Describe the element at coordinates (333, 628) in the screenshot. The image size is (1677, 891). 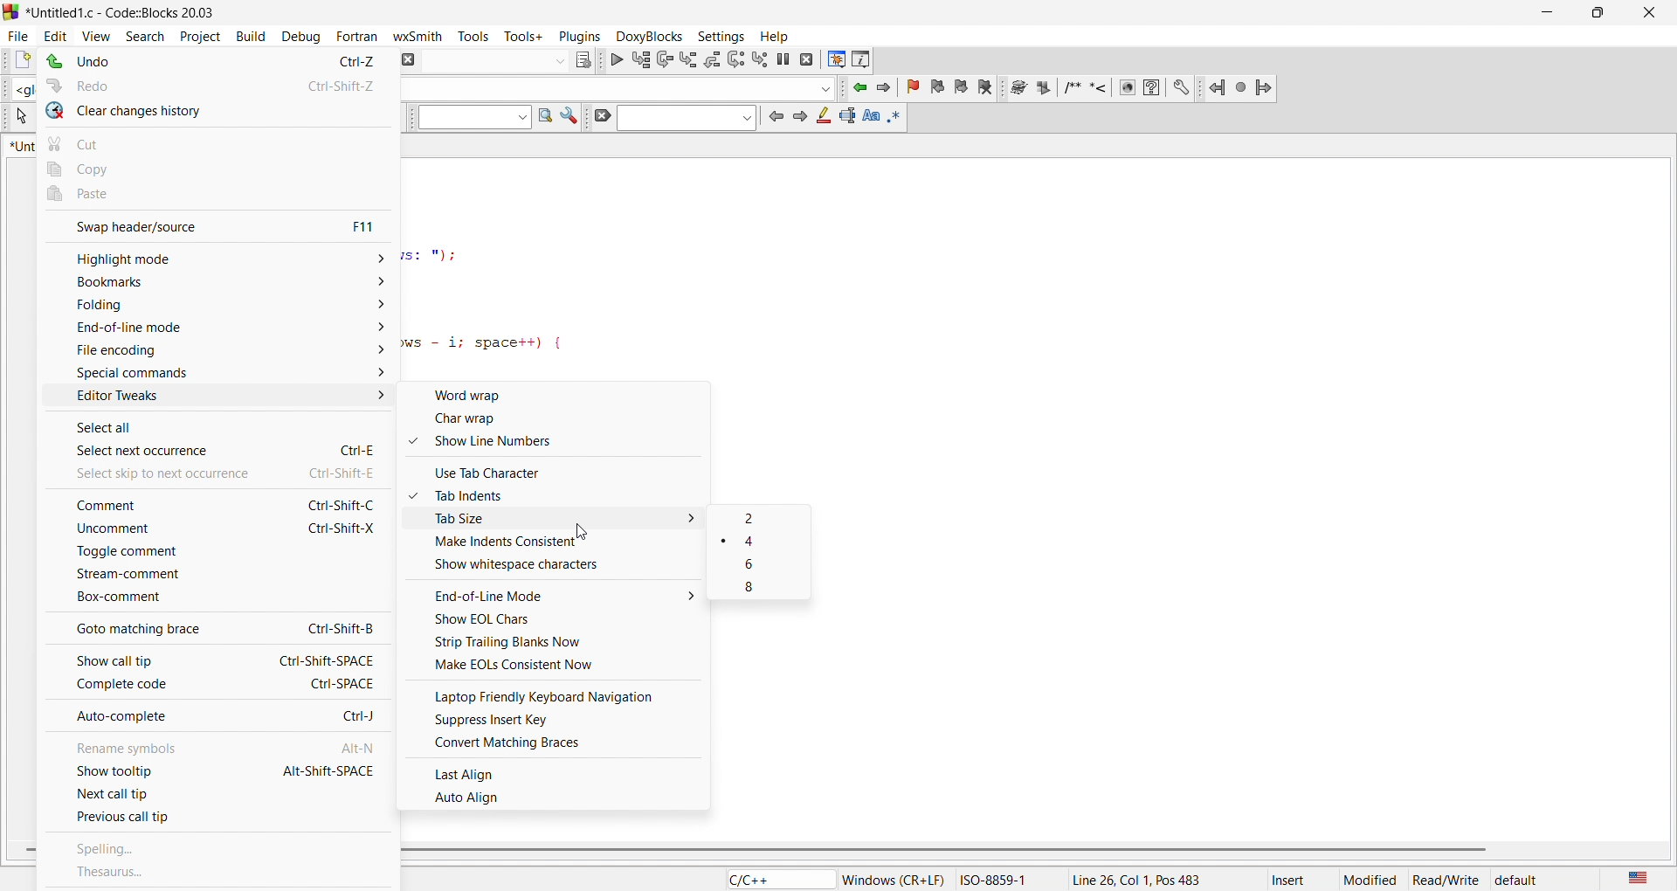
I see `Ctrl-Shift-8` at that location.